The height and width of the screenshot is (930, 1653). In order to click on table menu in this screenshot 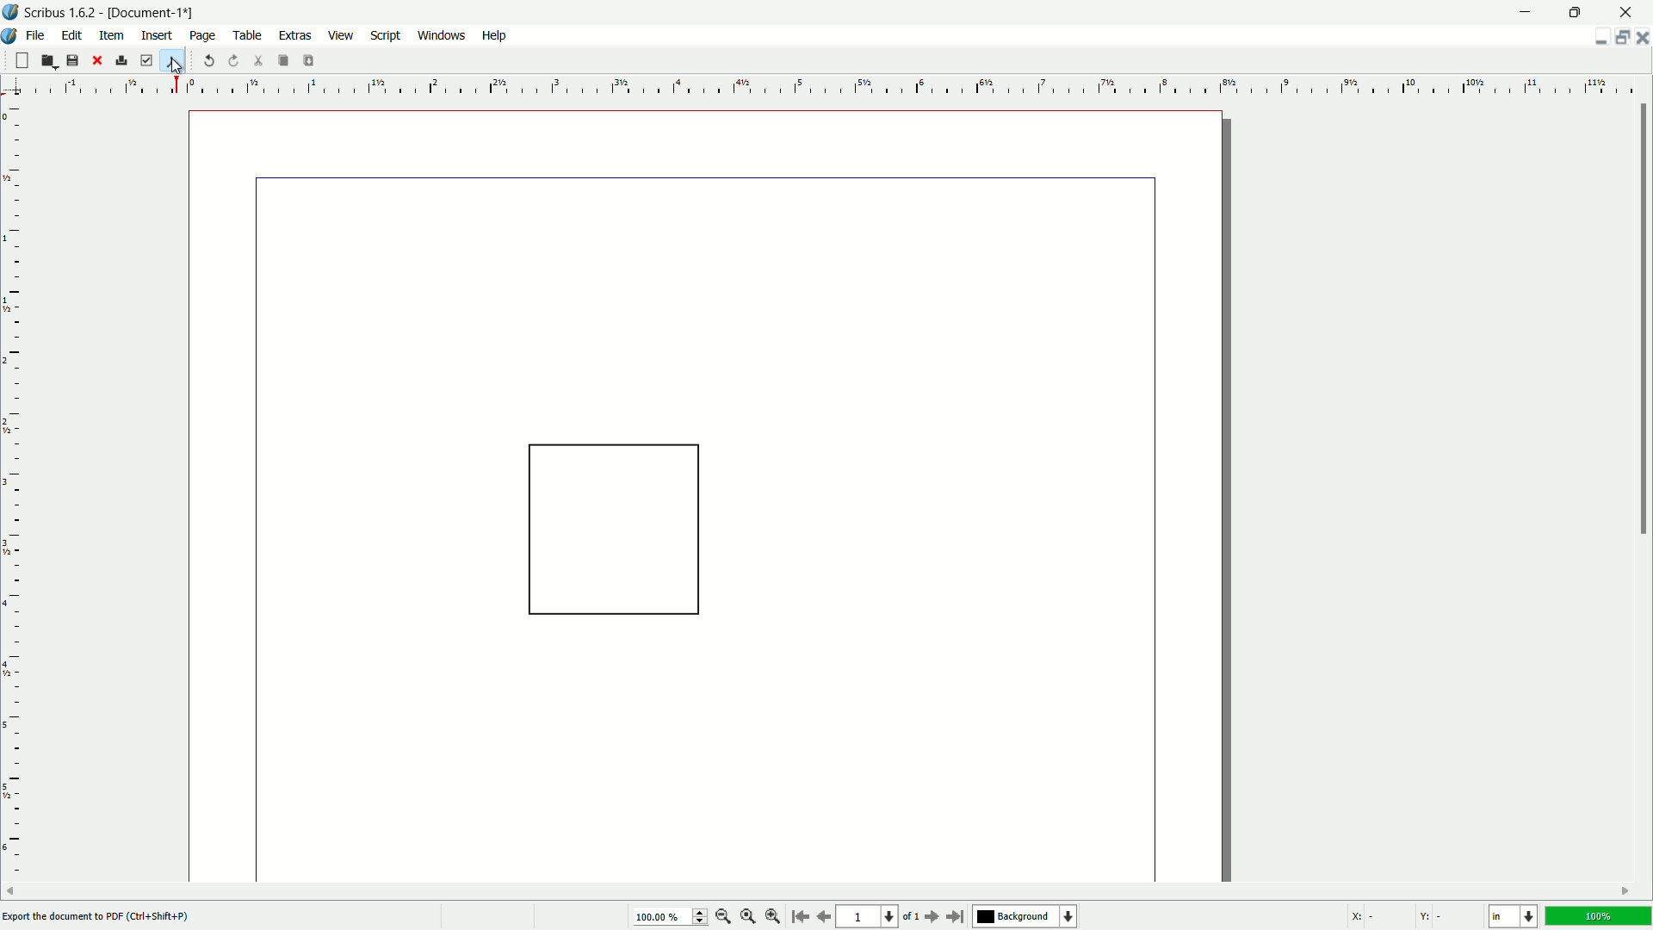, I will do `click(246, 36)`.